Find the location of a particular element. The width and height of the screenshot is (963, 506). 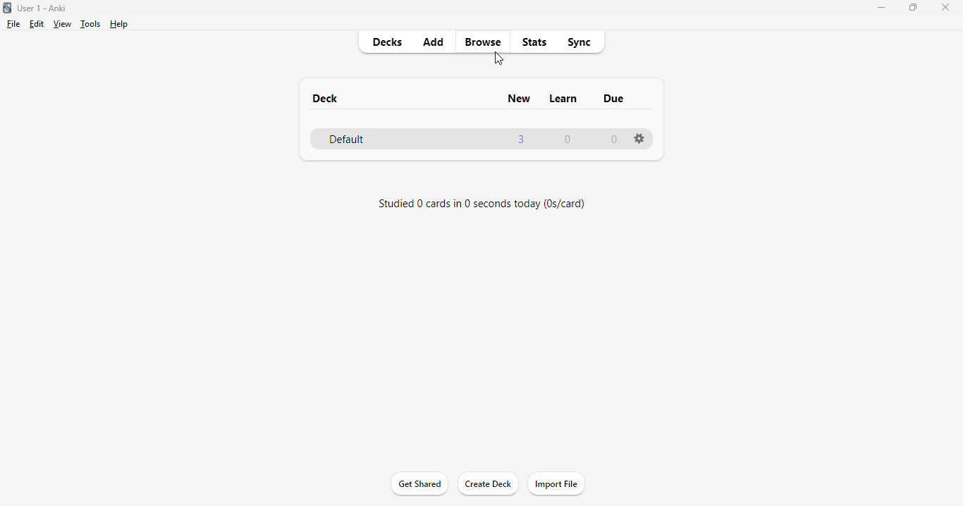

add is located at coordinates (434, 41).